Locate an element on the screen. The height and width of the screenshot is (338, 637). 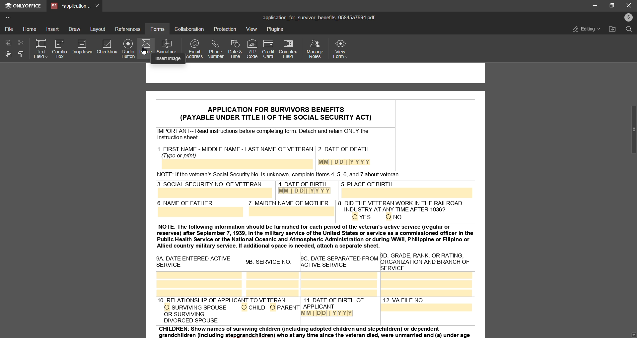
dropdown is located at coordinates (83, 47).